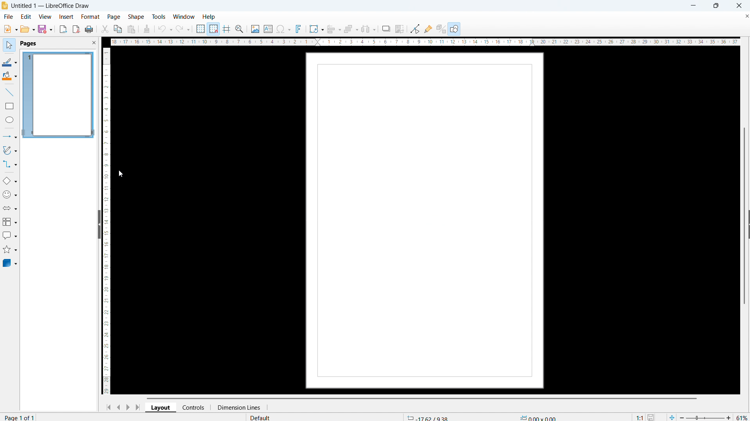 Image resolution: width=750 pixels, height=421 pixels. What do you see at coordinates (128, 407) in the screenshot?
I see `next page` at bounding box center [128, 407].